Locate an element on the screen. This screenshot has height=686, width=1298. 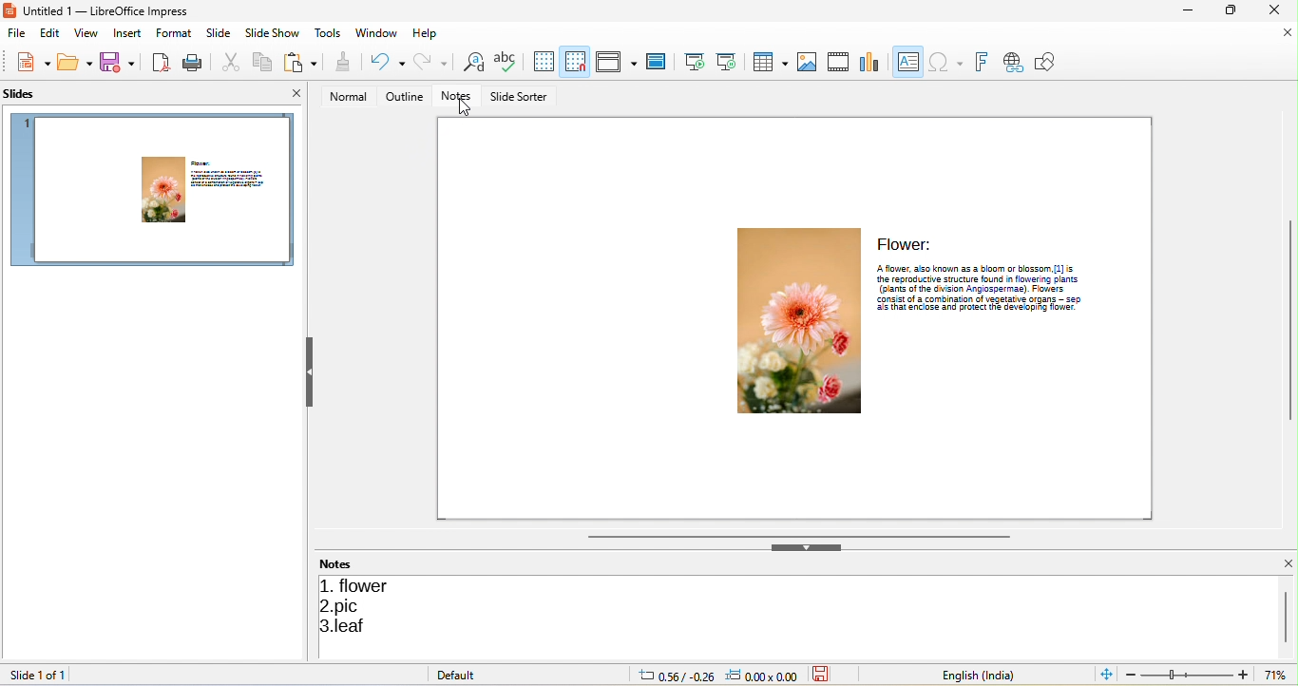
print is located at coordinates (194, 61).